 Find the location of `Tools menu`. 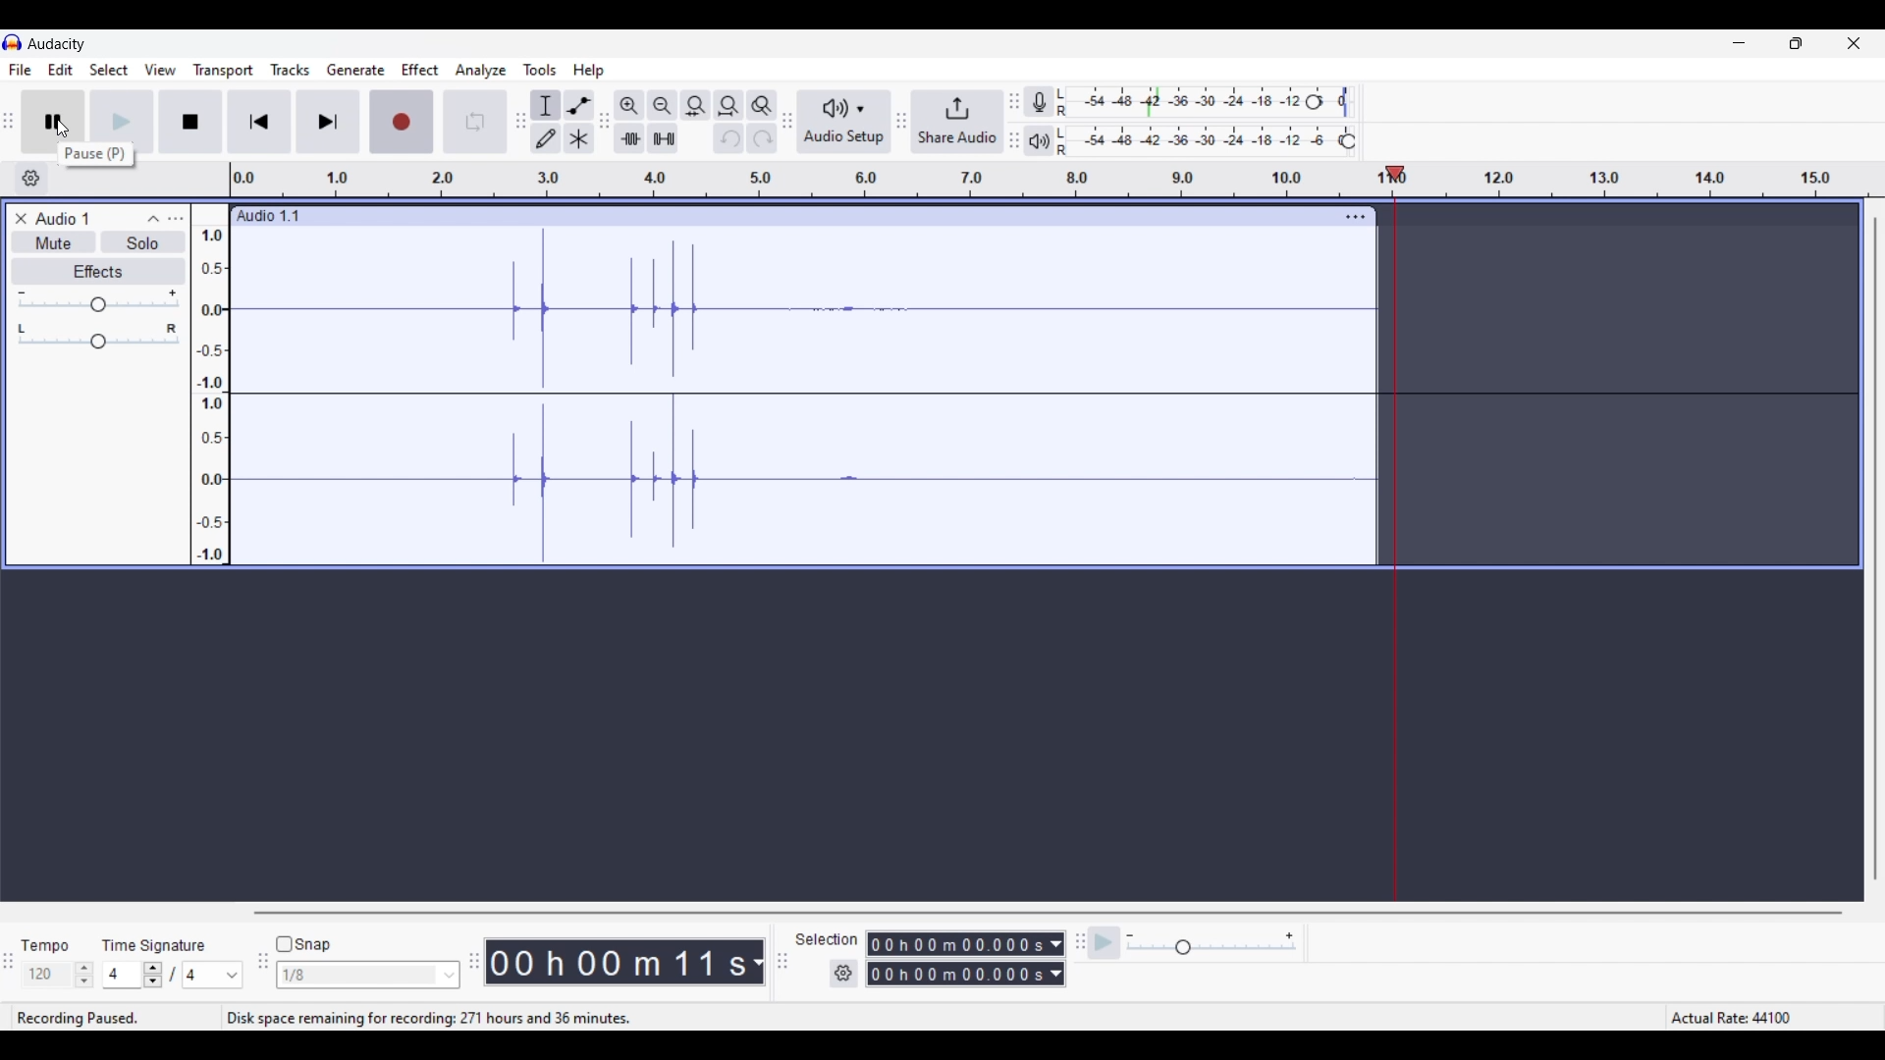

Tools menu is located at coordinates (541, 70).